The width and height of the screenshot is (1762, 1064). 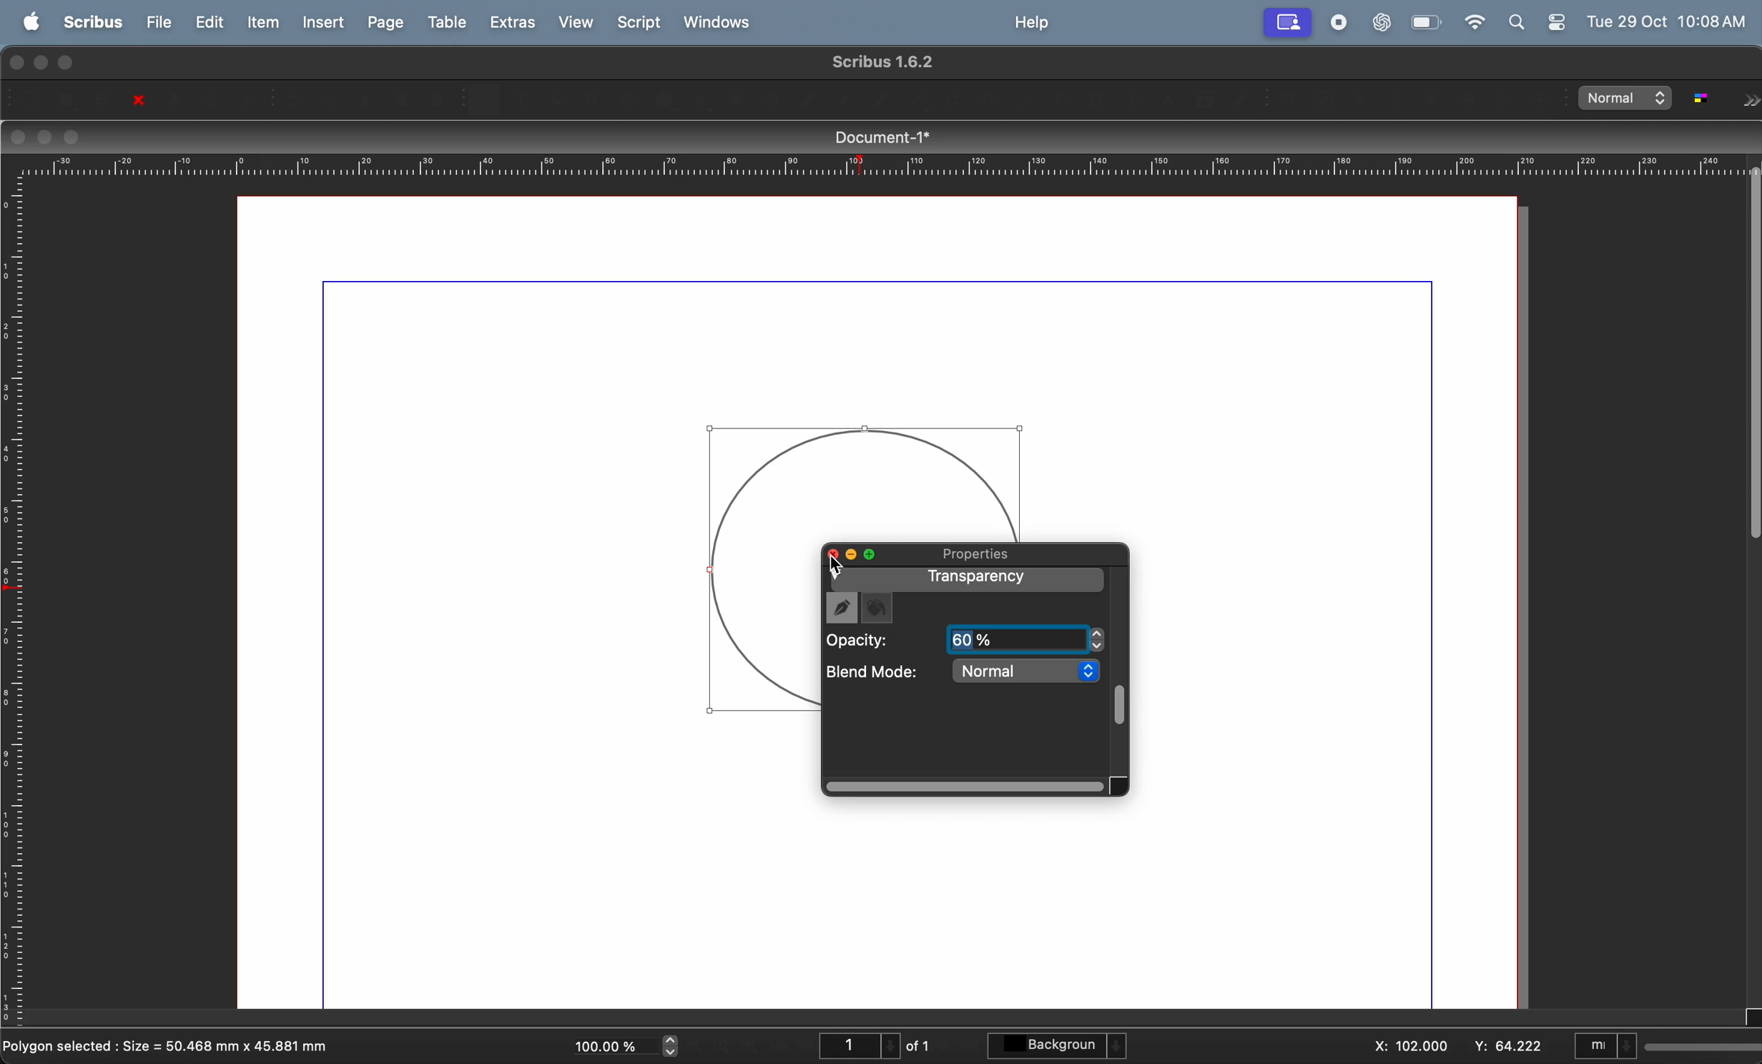 What do you see at coordinates (1286, 24) in the screenshot?
I see `account` at bounding box center [1286, 24].